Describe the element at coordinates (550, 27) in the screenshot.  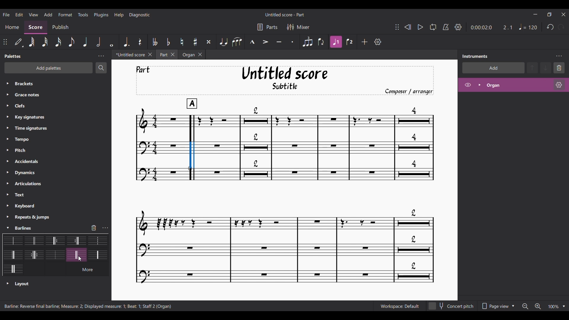
I see `Undo` at that location.